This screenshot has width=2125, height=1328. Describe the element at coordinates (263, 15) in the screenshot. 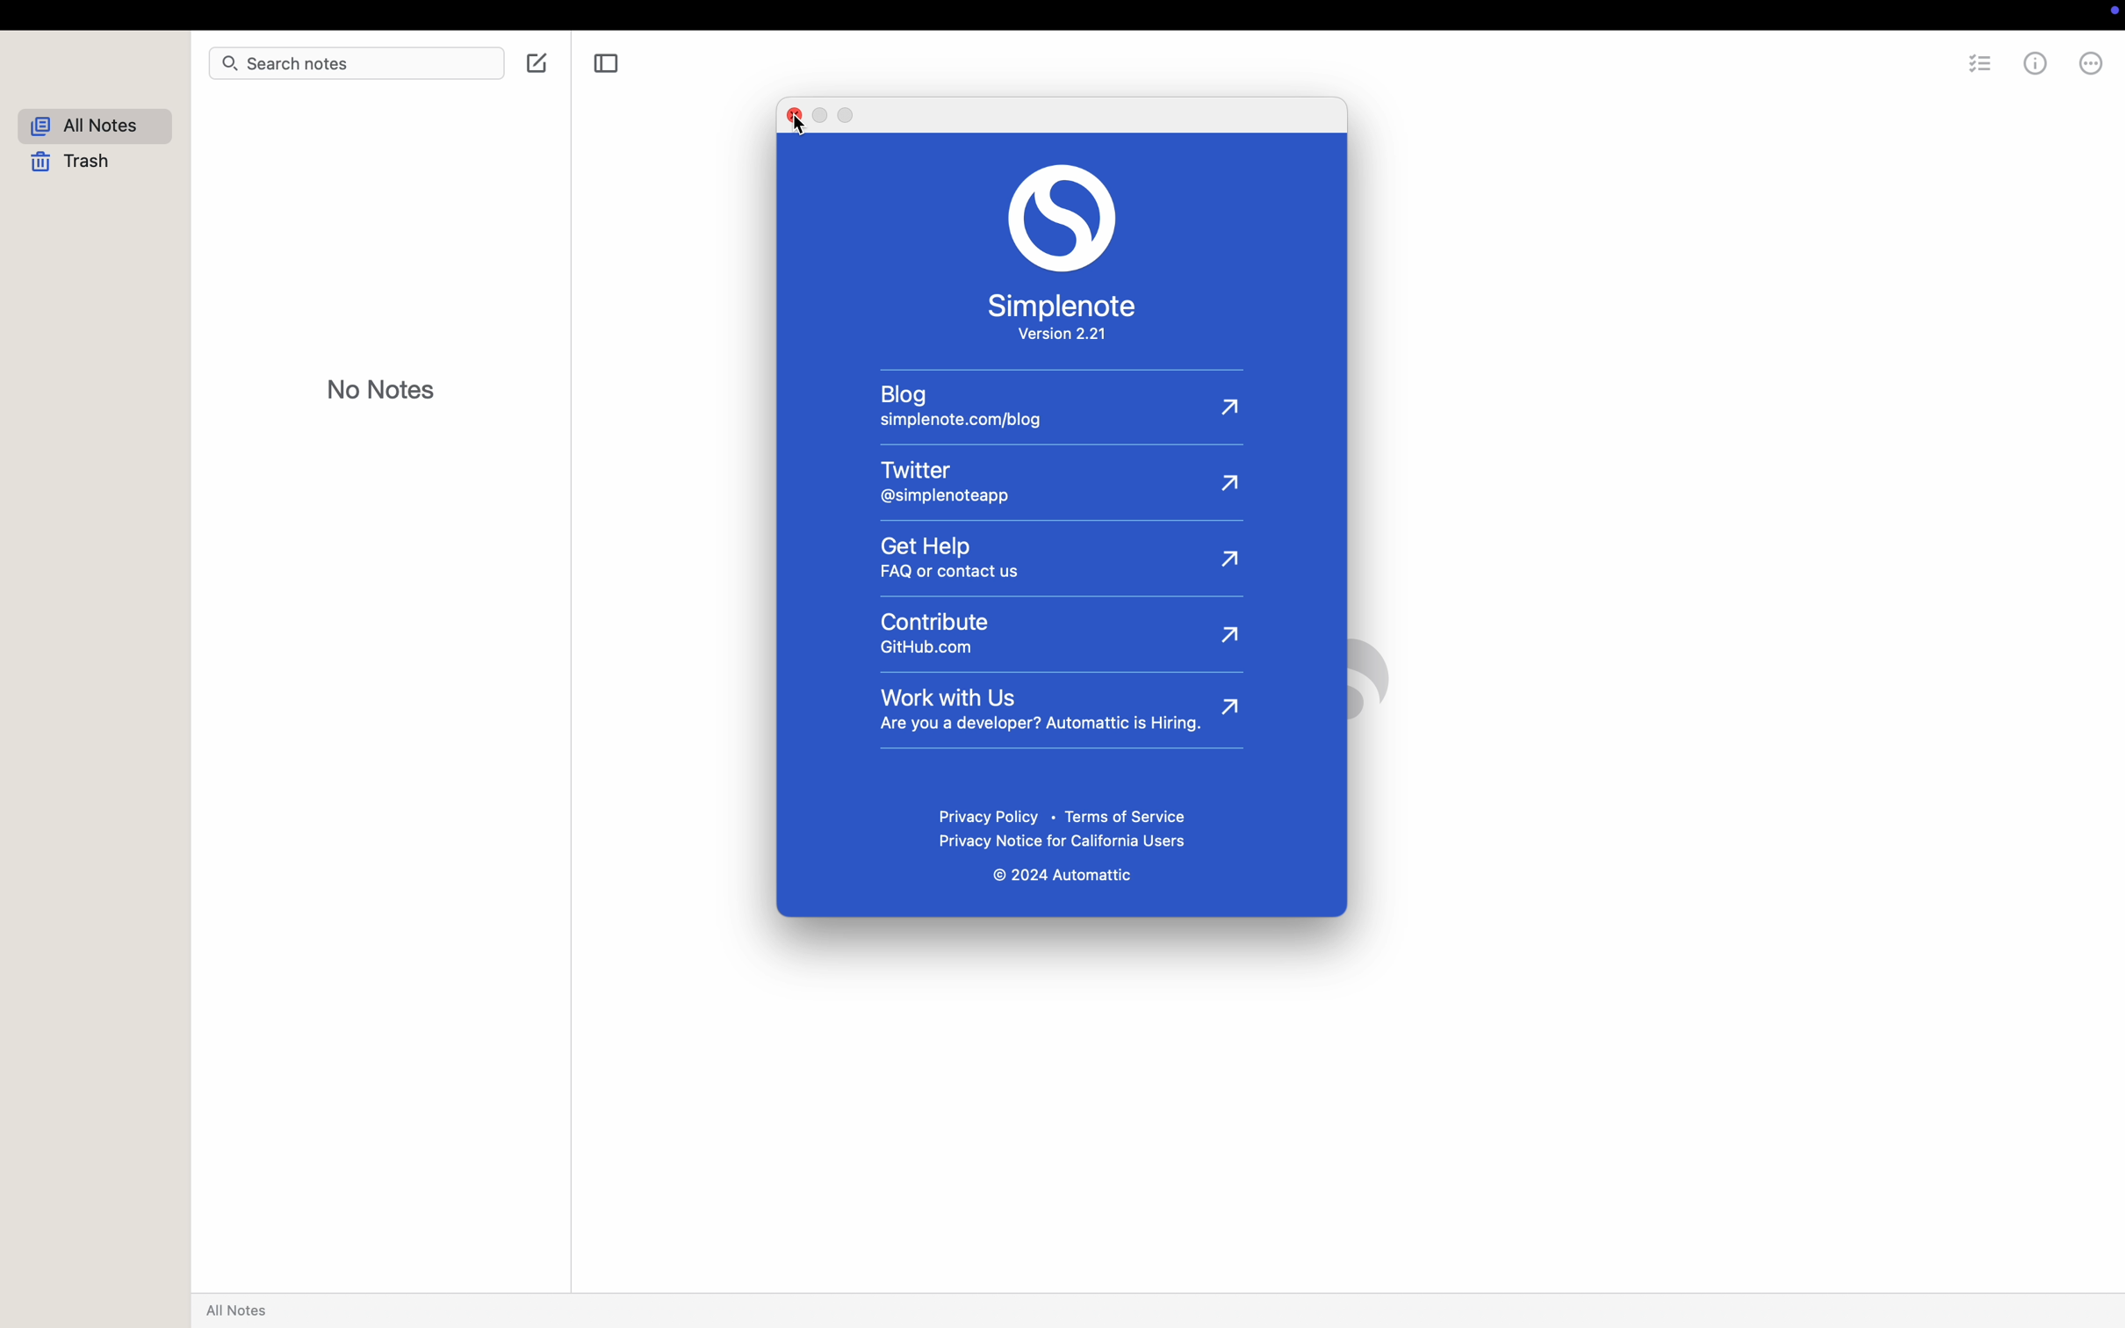

I see `edit` at that location.